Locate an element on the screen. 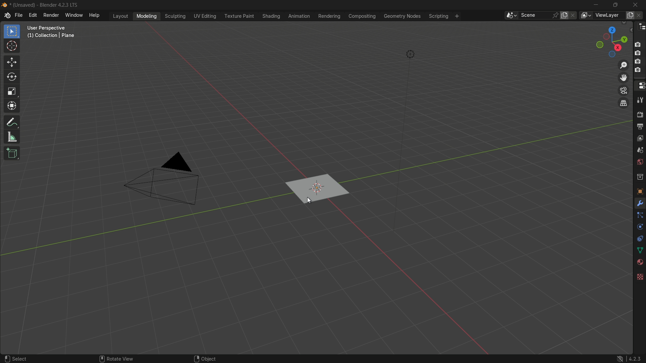 This screenshot has height=363, width=646. scale is located at coordinates (12, 92).